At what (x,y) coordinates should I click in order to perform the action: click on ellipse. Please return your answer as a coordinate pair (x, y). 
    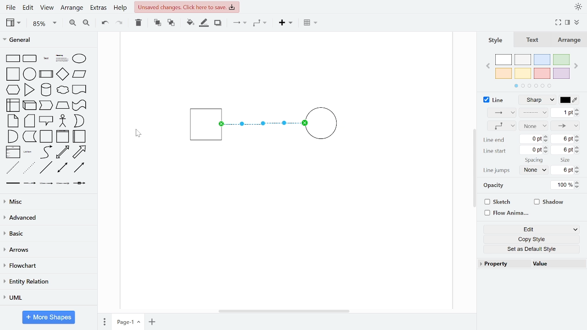
    Looking at the image, I should click on (81, 59).